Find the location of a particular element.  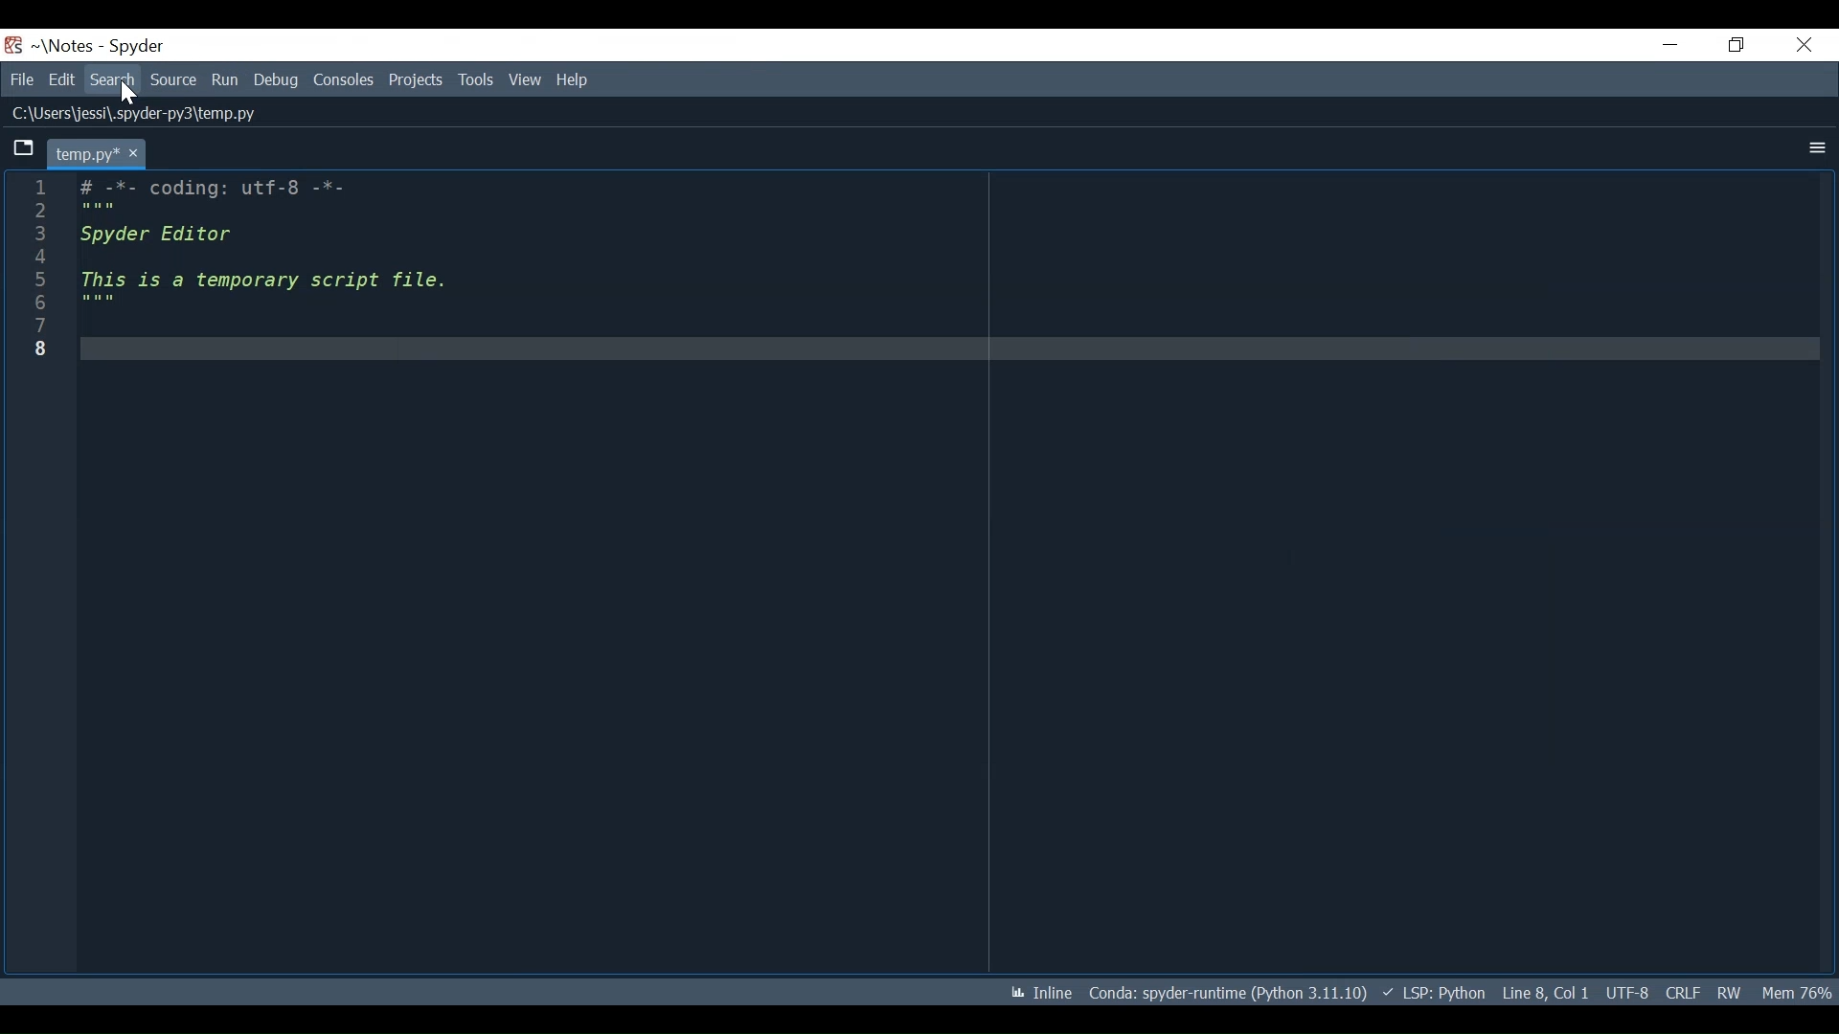

Restore is located at coordinates (1737, 42).